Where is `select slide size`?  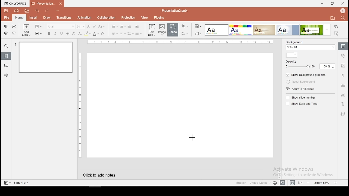
select slide size is located at coordinates (198, 33).